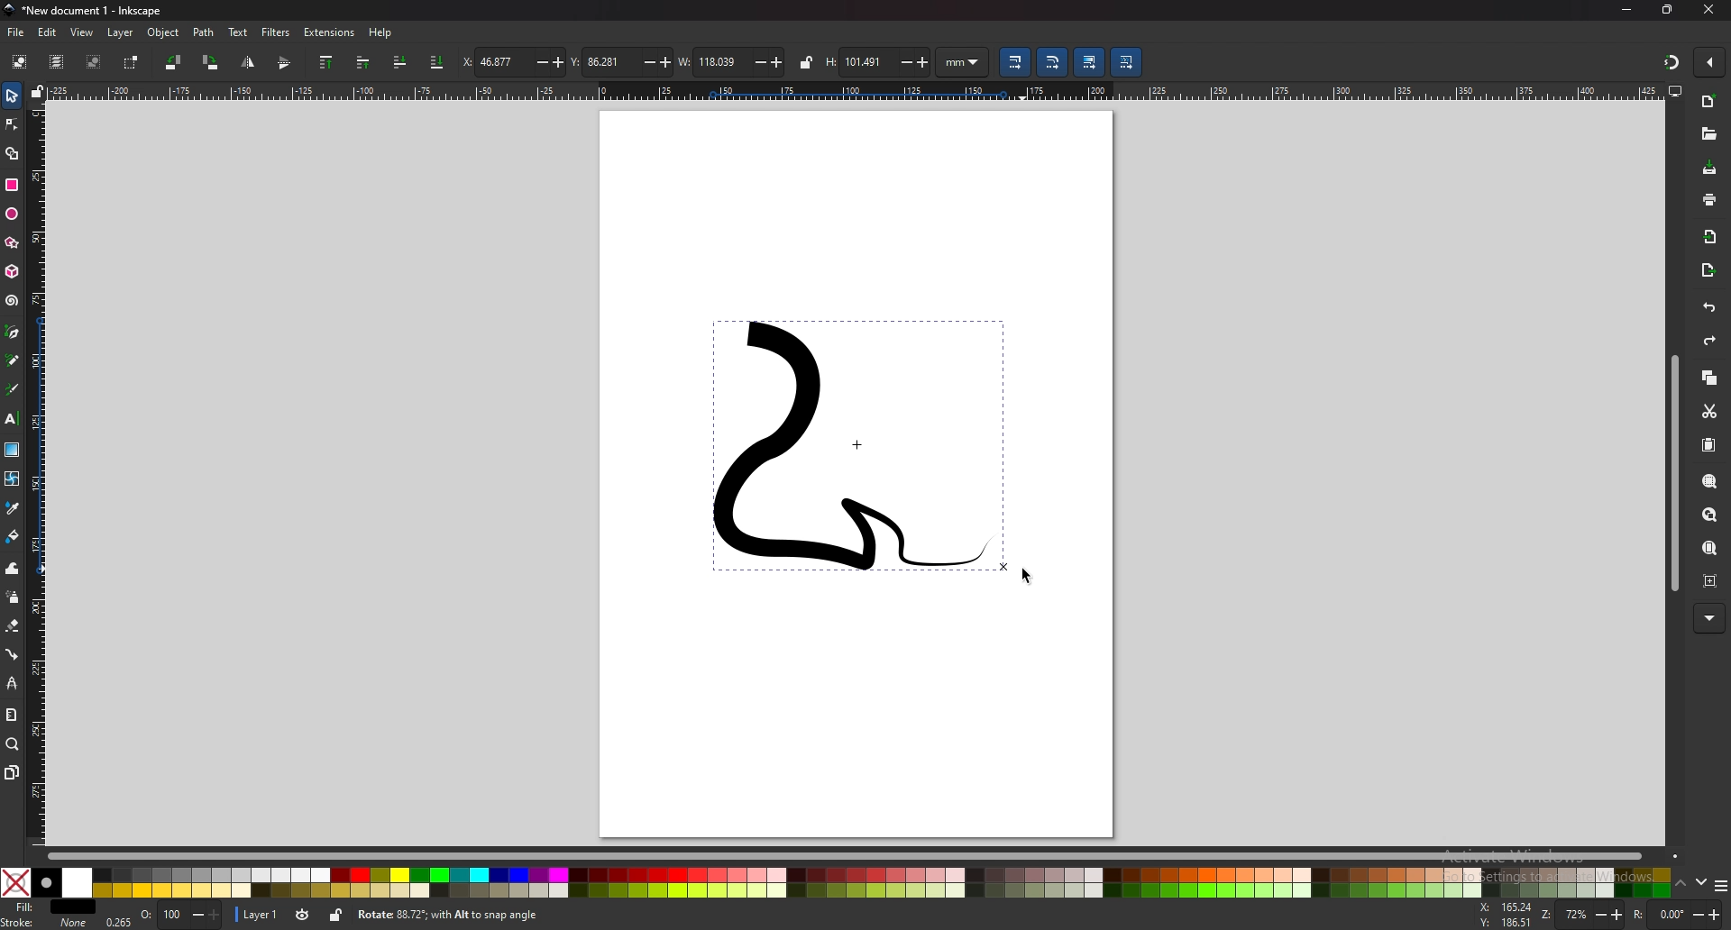 This screenshot has width=1731, height=930. What do you see at coordinates (163, 916) in the screenshot?
I see `opacity` at bounding box center [163, 916].